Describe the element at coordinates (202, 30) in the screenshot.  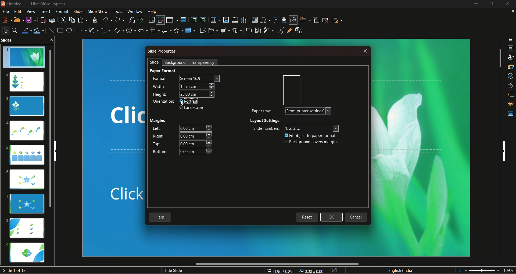
I see `rotate` at that location.